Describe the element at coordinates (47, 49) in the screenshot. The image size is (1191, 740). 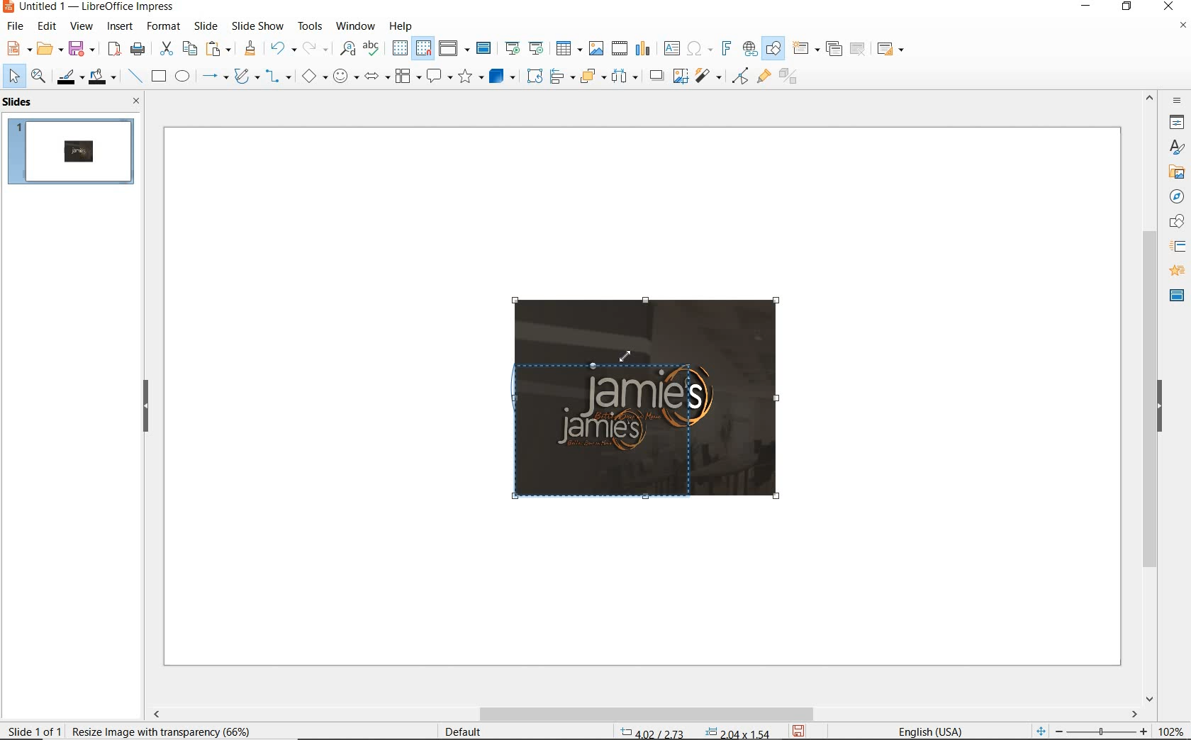
I see `open` at that location.